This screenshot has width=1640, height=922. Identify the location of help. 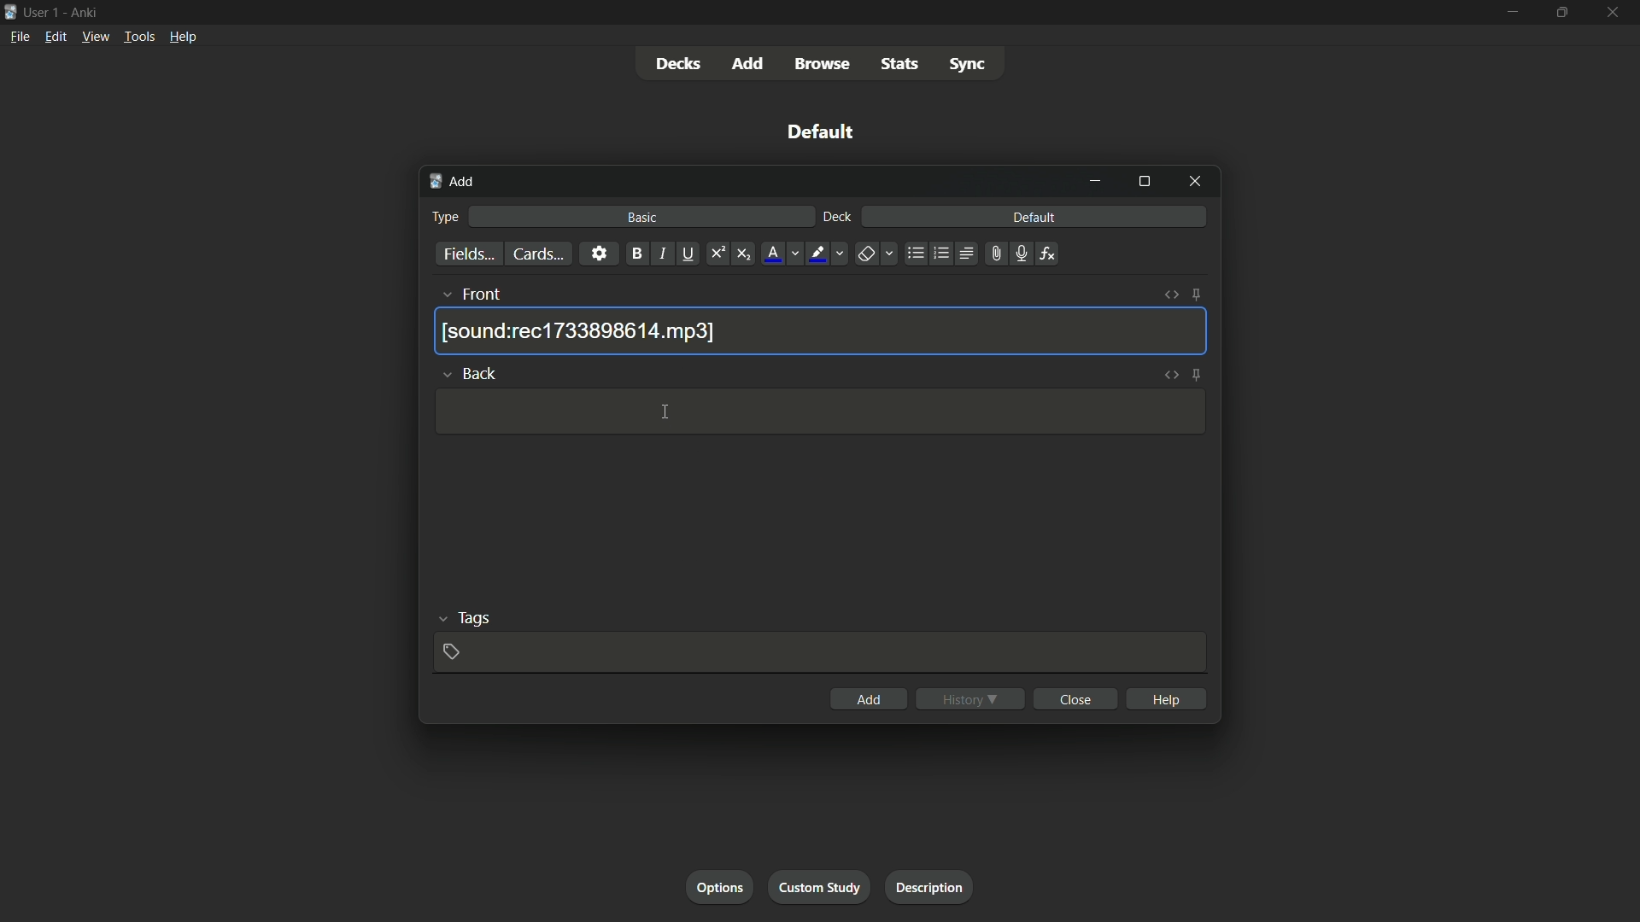
(1166, 697).